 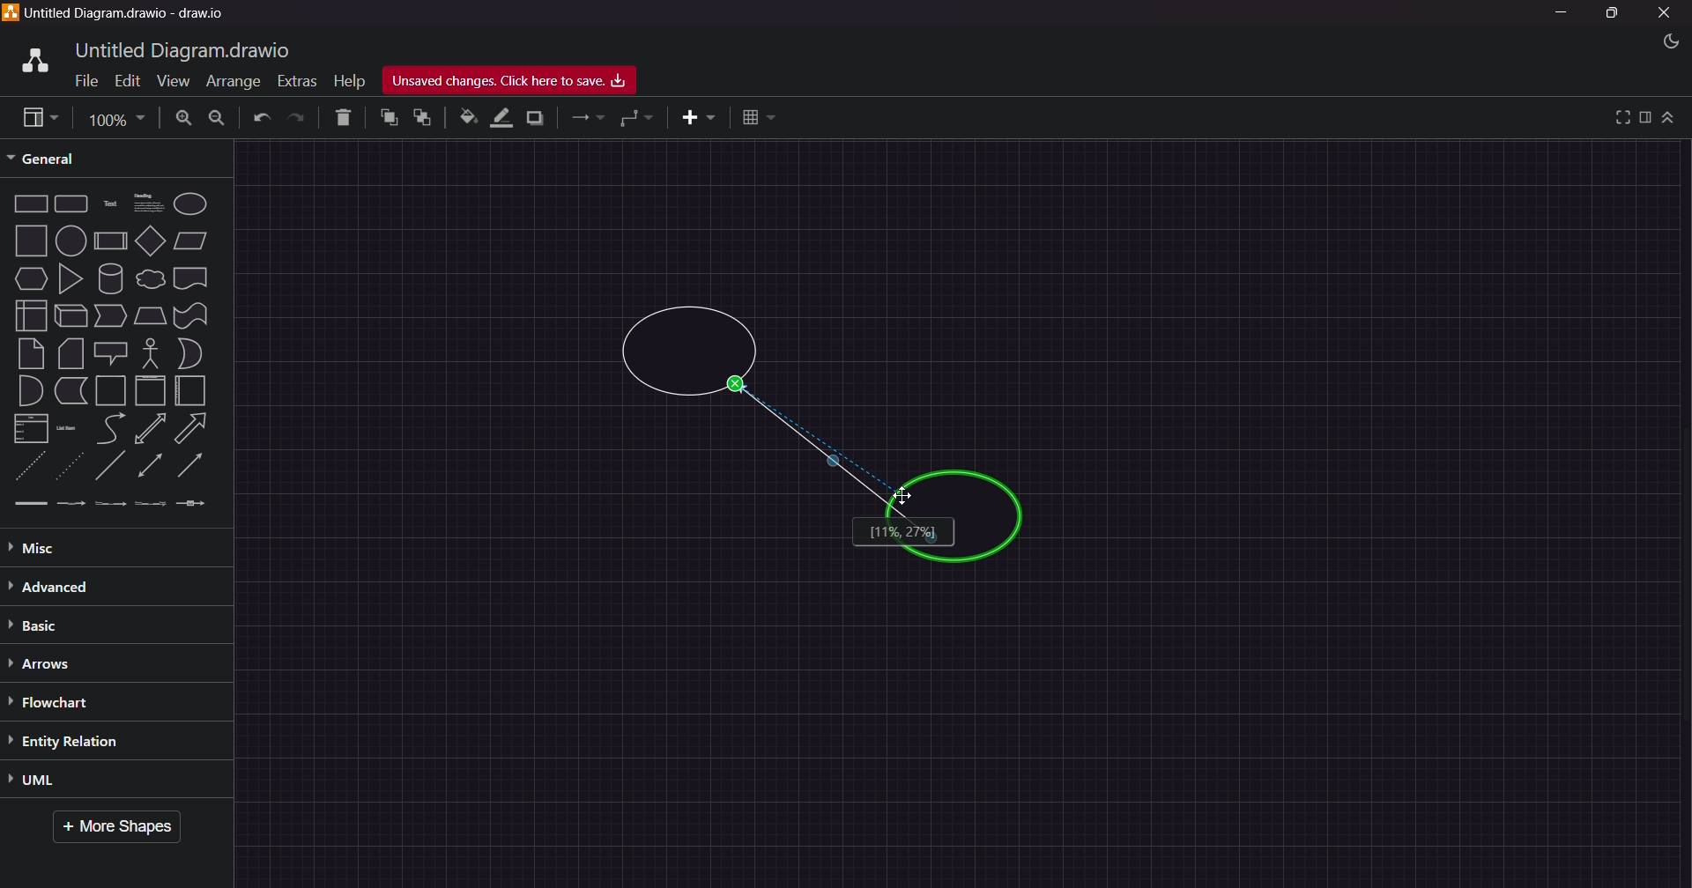 I want to click on Edit, so click(x=123, y=79).